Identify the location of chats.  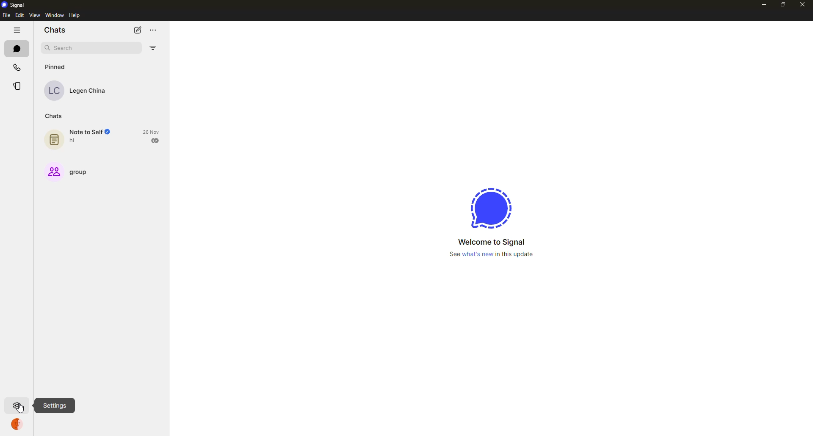
(54, 117).